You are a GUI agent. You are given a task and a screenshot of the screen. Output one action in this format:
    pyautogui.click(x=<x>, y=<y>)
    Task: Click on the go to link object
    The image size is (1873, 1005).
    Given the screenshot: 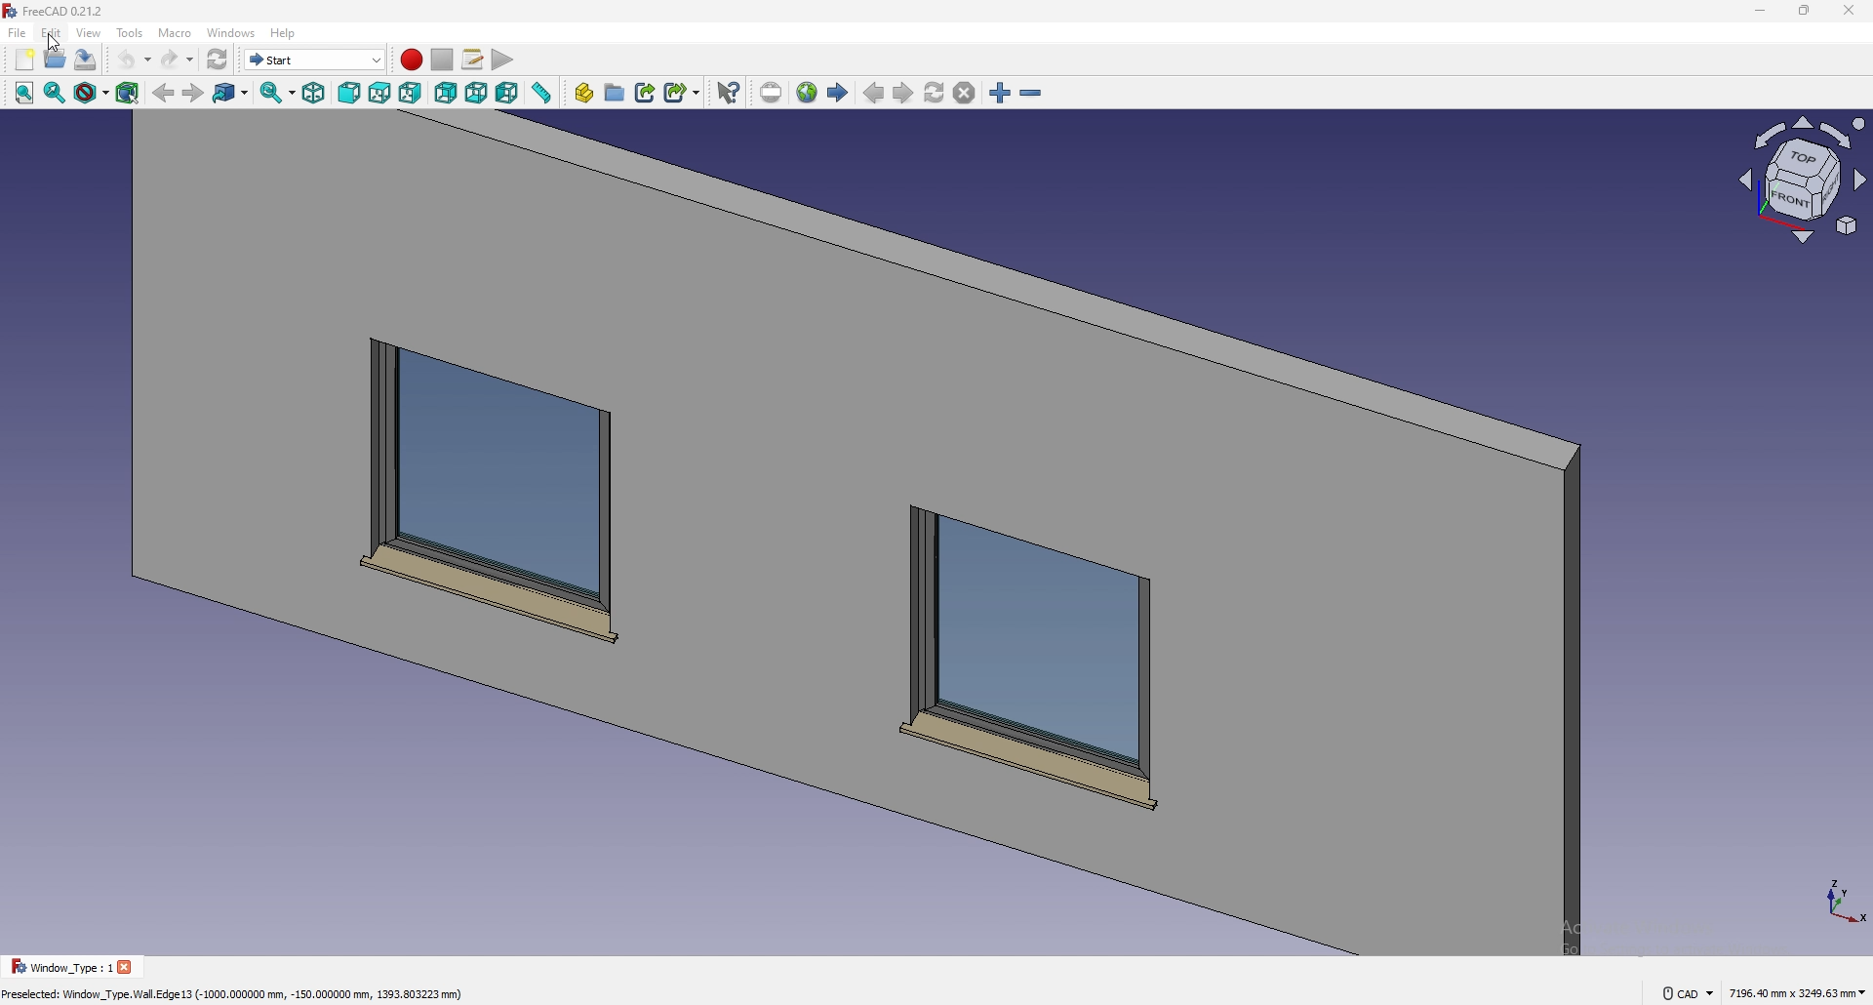 What is the action you would take?
    pyautogui.click(x=232, y=94)
    